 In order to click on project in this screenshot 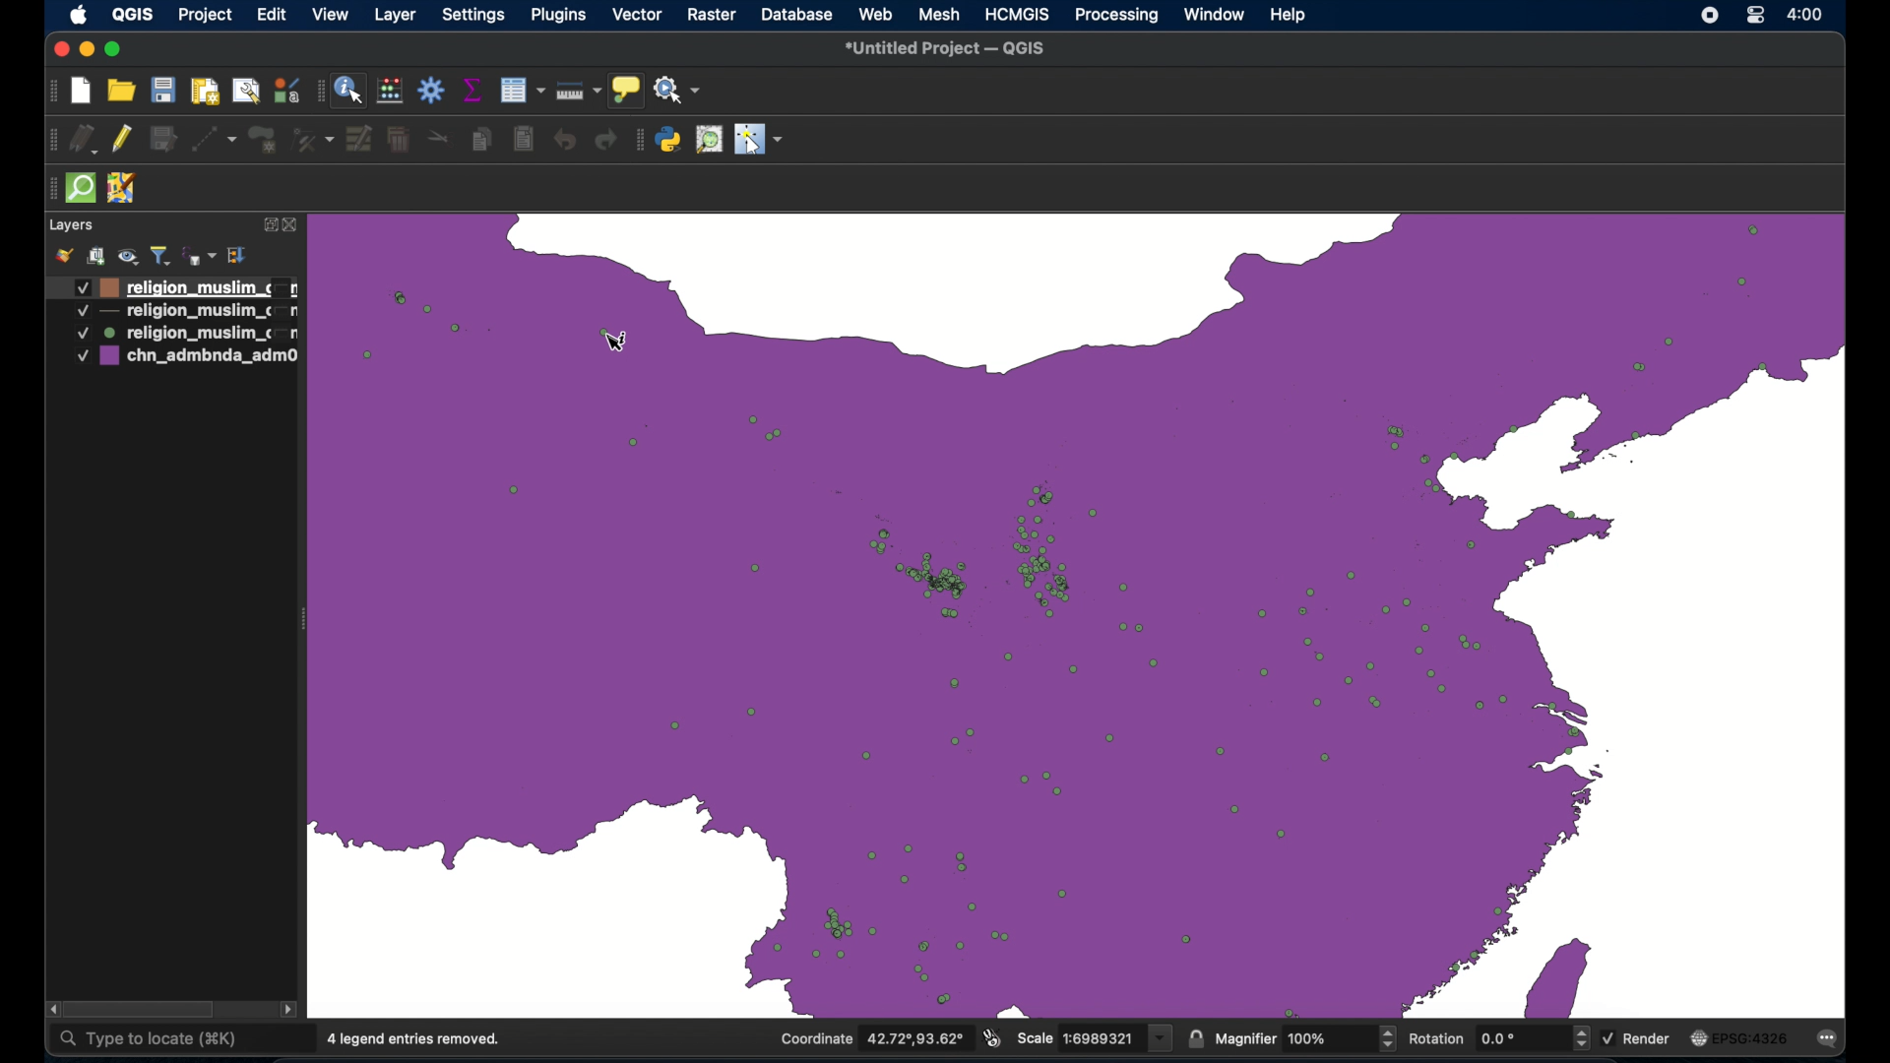, I will do `click(203, 17)`.